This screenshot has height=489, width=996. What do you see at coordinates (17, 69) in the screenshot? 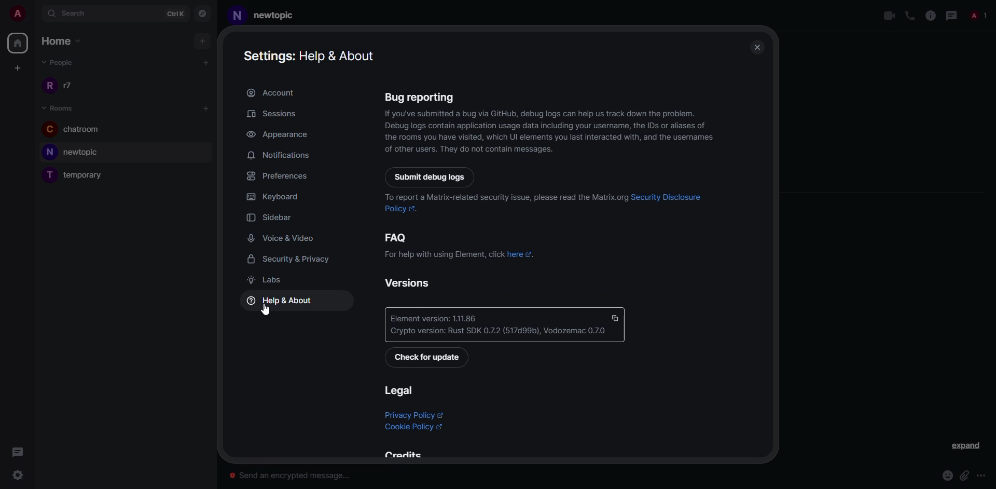
I see `create space` at bounding box center [17, 69].